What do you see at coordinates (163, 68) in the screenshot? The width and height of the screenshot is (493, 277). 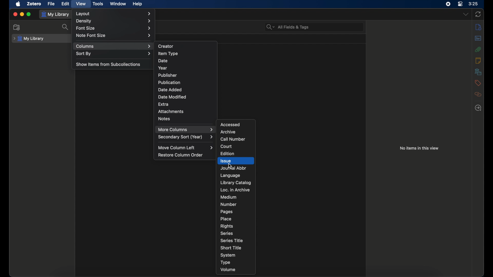 I see `year` at bounding box center [163, 68].